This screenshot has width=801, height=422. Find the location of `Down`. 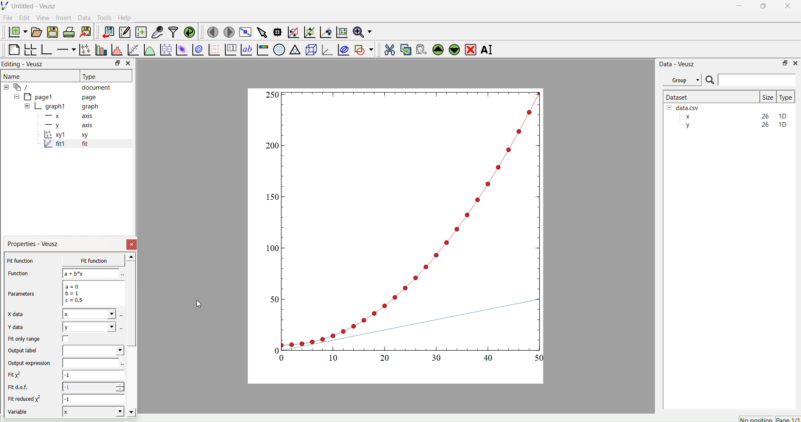

Down is located at coordinates (454, 48).